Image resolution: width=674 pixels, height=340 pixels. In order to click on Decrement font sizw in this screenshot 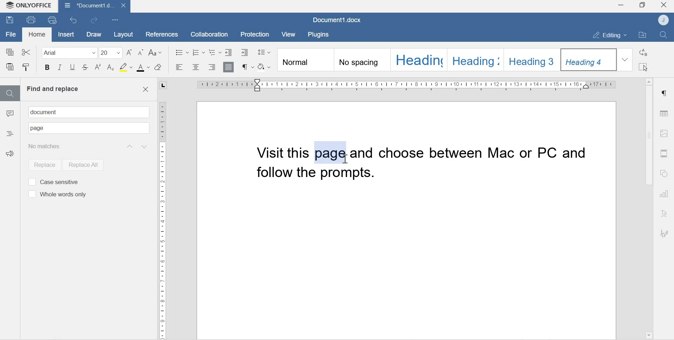, I will do `click(141, 53)`.